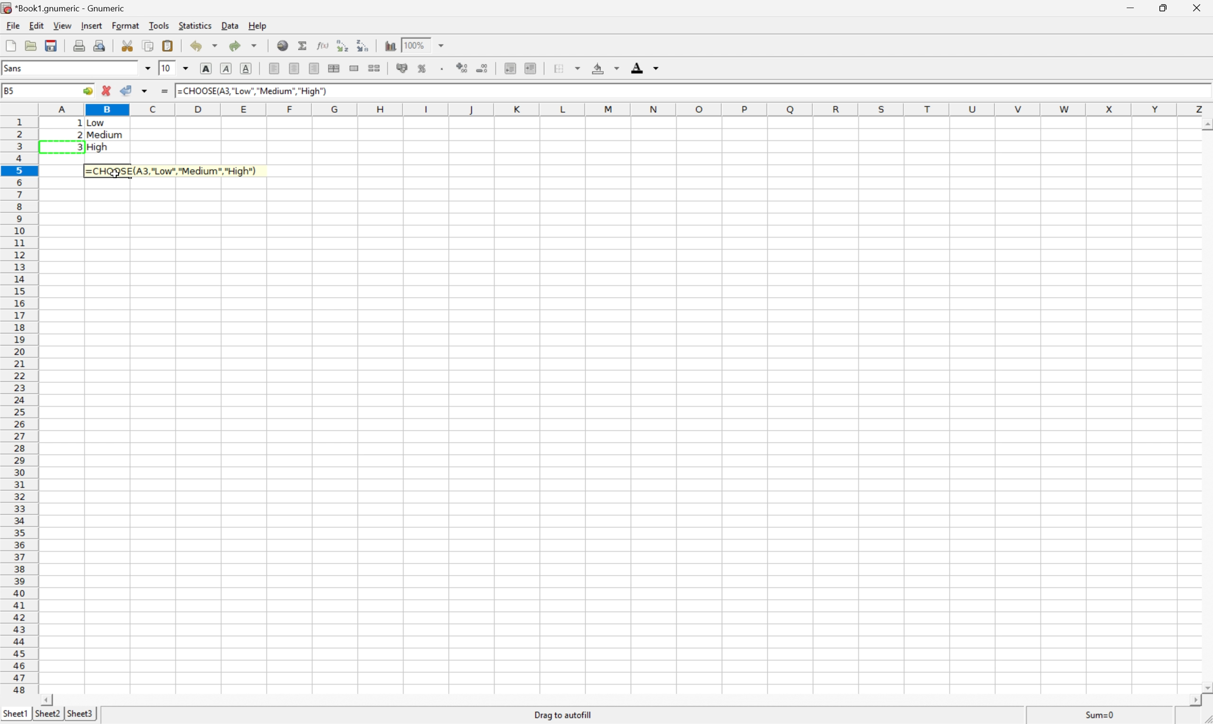 The image size is (1213, 724). Describe the element at coordinates (149, 46) in the screenshot. I see `Copy selection` at that location.